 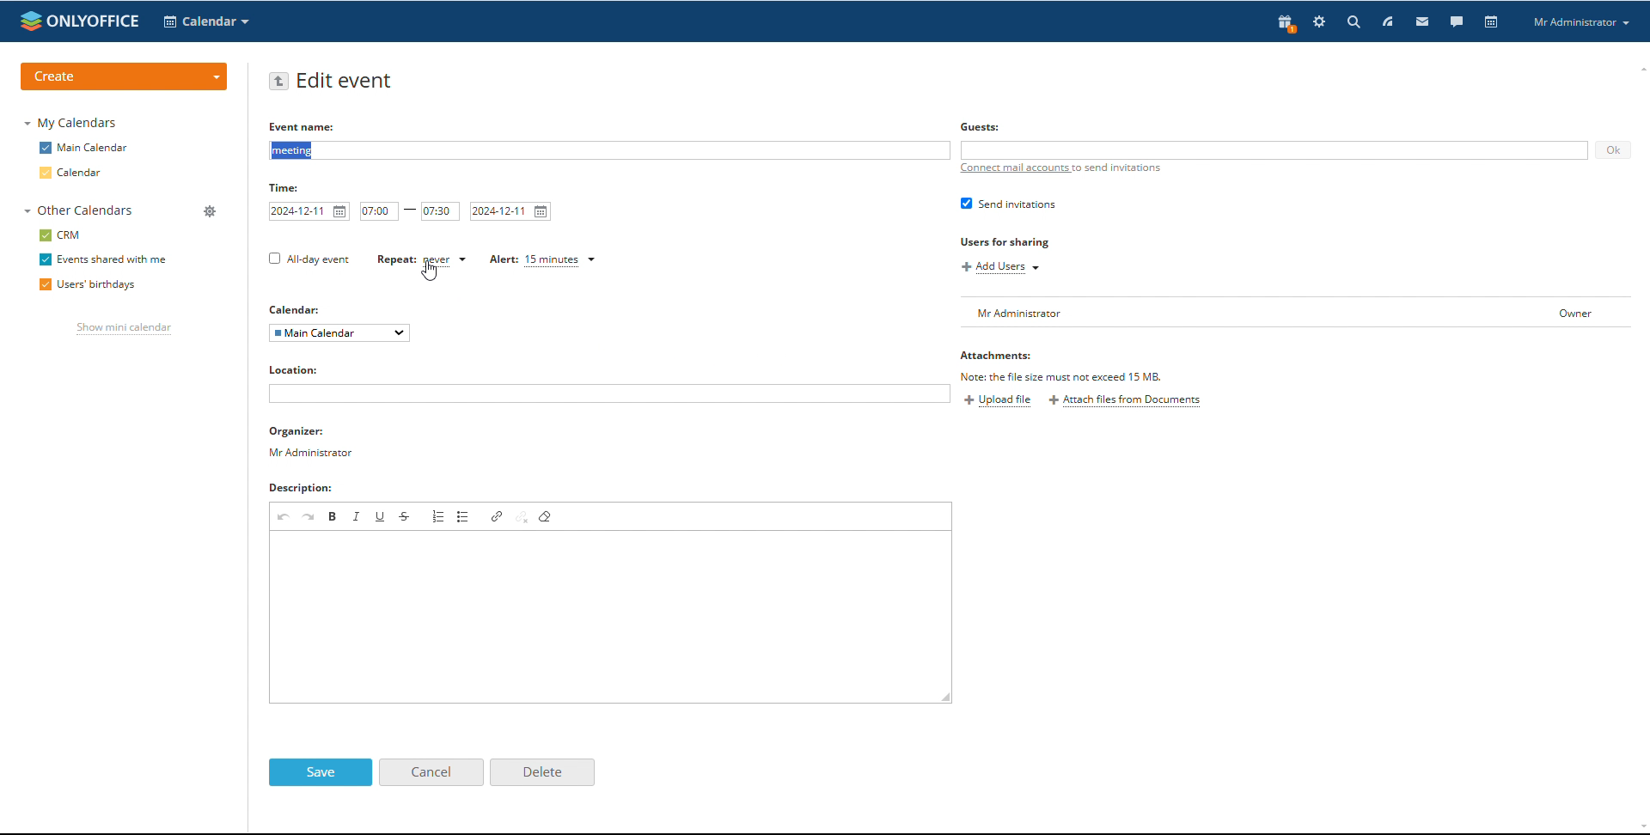 What do you see at coordinates (406, 516) in the screenshot?
I see `strikethrough` at bounding box center [406, 516].